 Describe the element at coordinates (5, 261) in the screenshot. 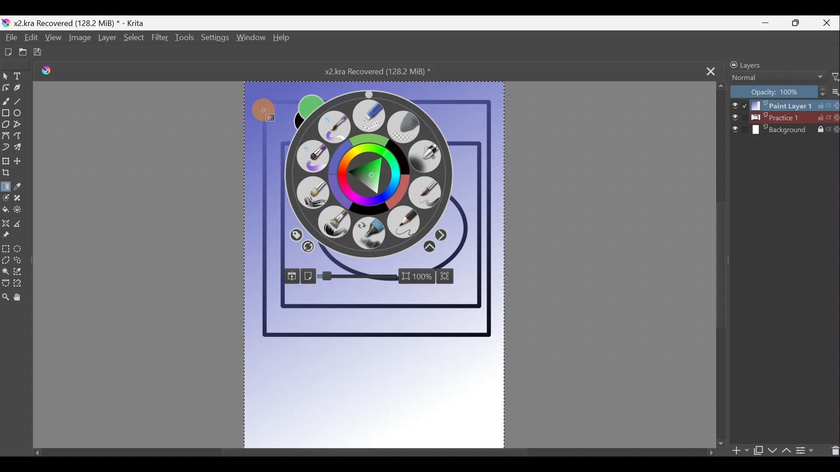

I see `Polgonal selection tool` at that location.